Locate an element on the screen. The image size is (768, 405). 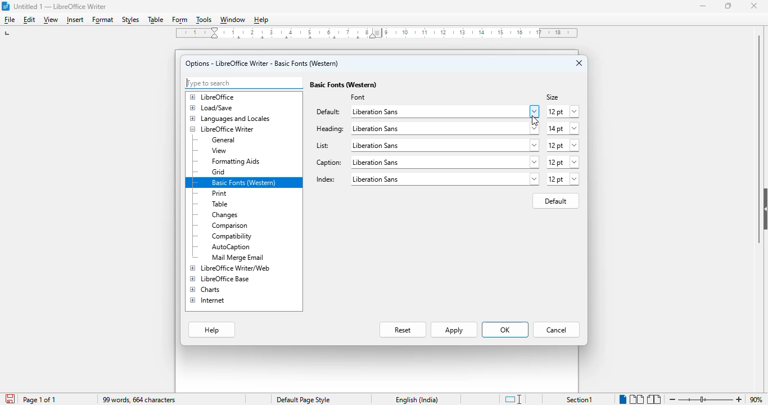
12 pt is located at coordinates (562, 163).